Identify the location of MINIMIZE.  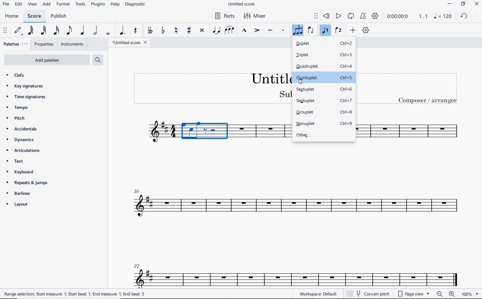
(450, 4).